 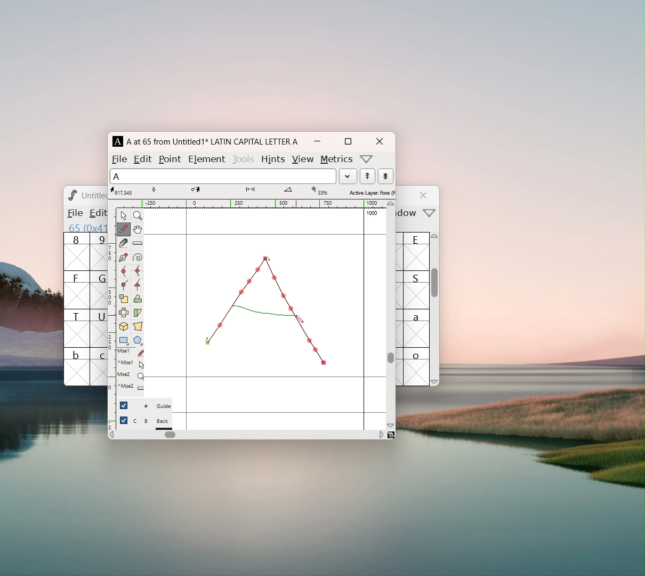 What do you see at coordinates (223, 175) in the screenshot?
I see `selected letter` at bounding box center [223, 175].